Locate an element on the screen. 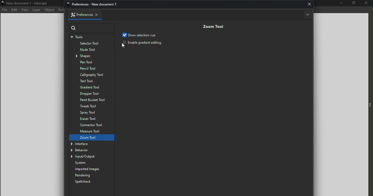 The height and width of the screenshot is (196, 373). Spellcheck is located at coordinates (88, 182).